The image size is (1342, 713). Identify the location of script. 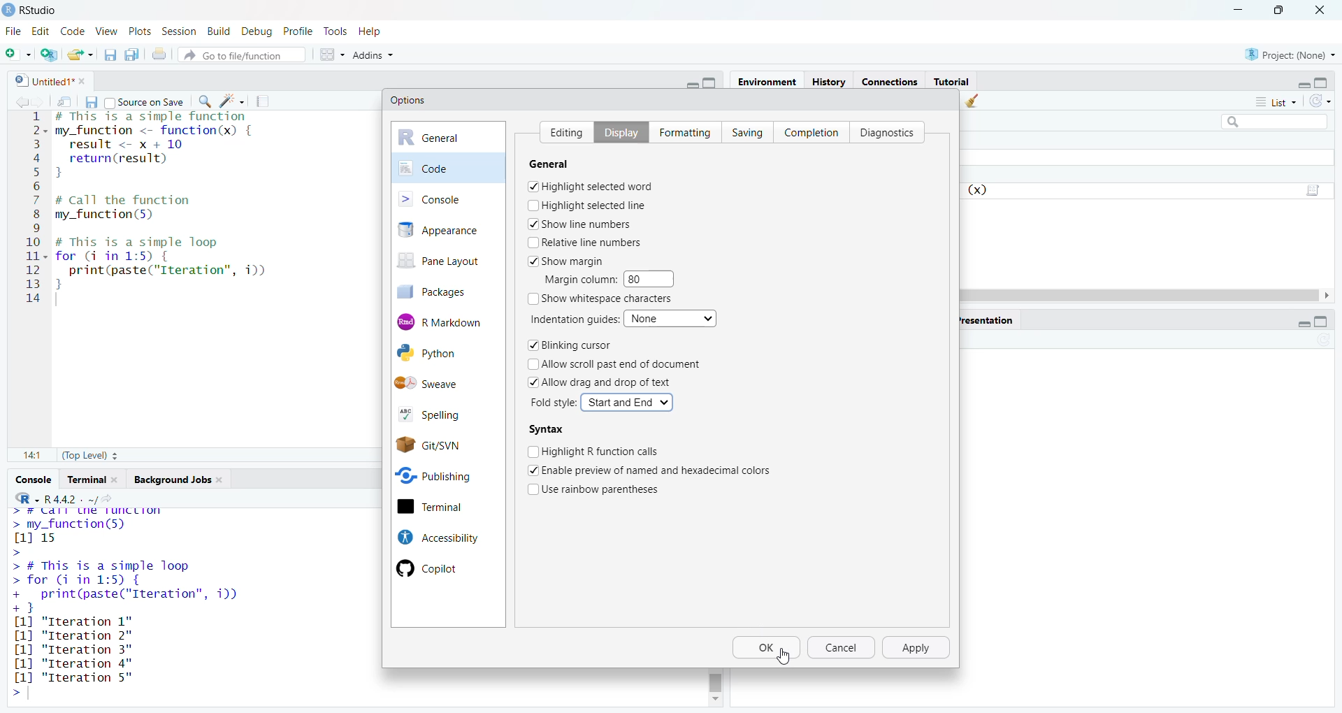
(1315, 188).